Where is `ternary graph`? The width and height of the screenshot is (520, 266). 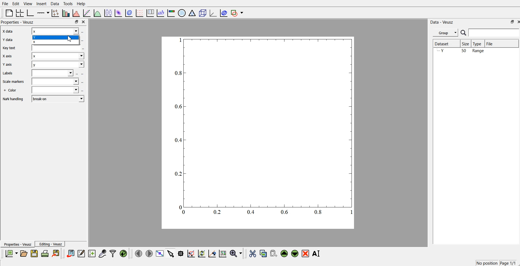
ternary graph is located at coordinates (192, 12).